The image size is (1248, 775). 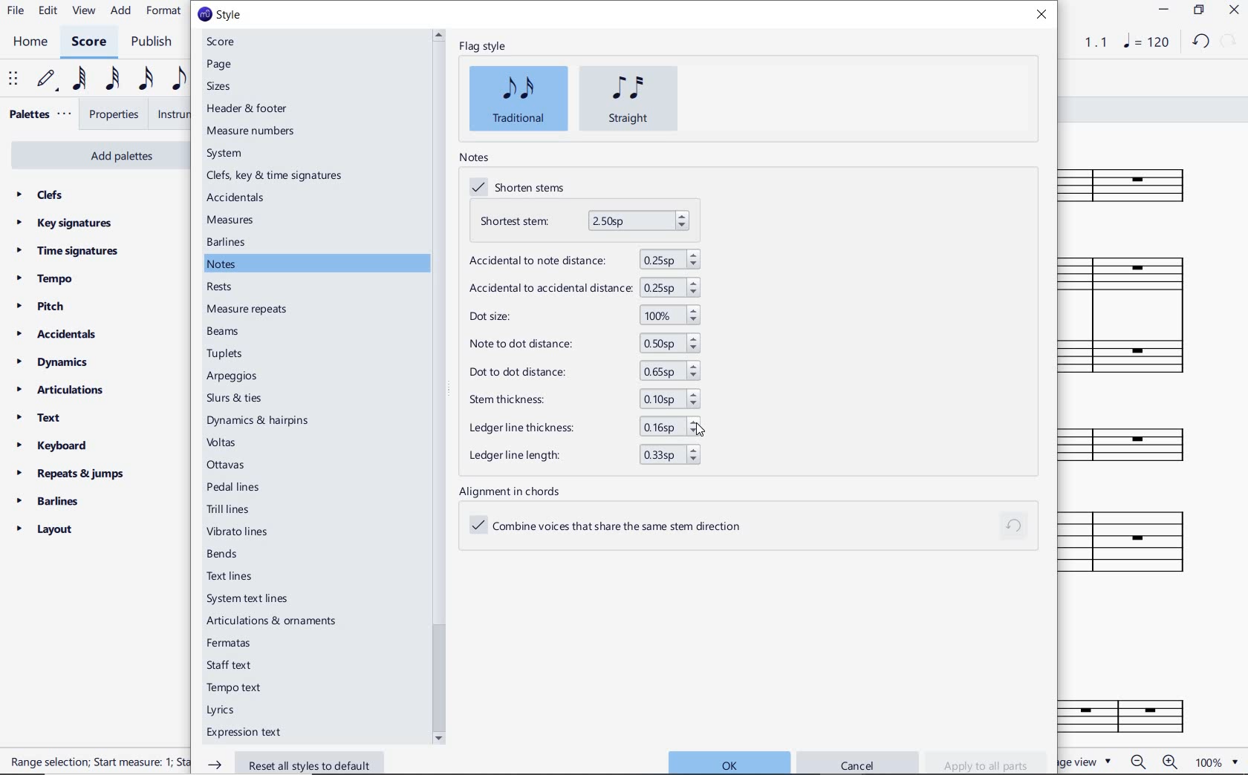 I want to click on articulations & ornaments, so click(x=271, y=619).